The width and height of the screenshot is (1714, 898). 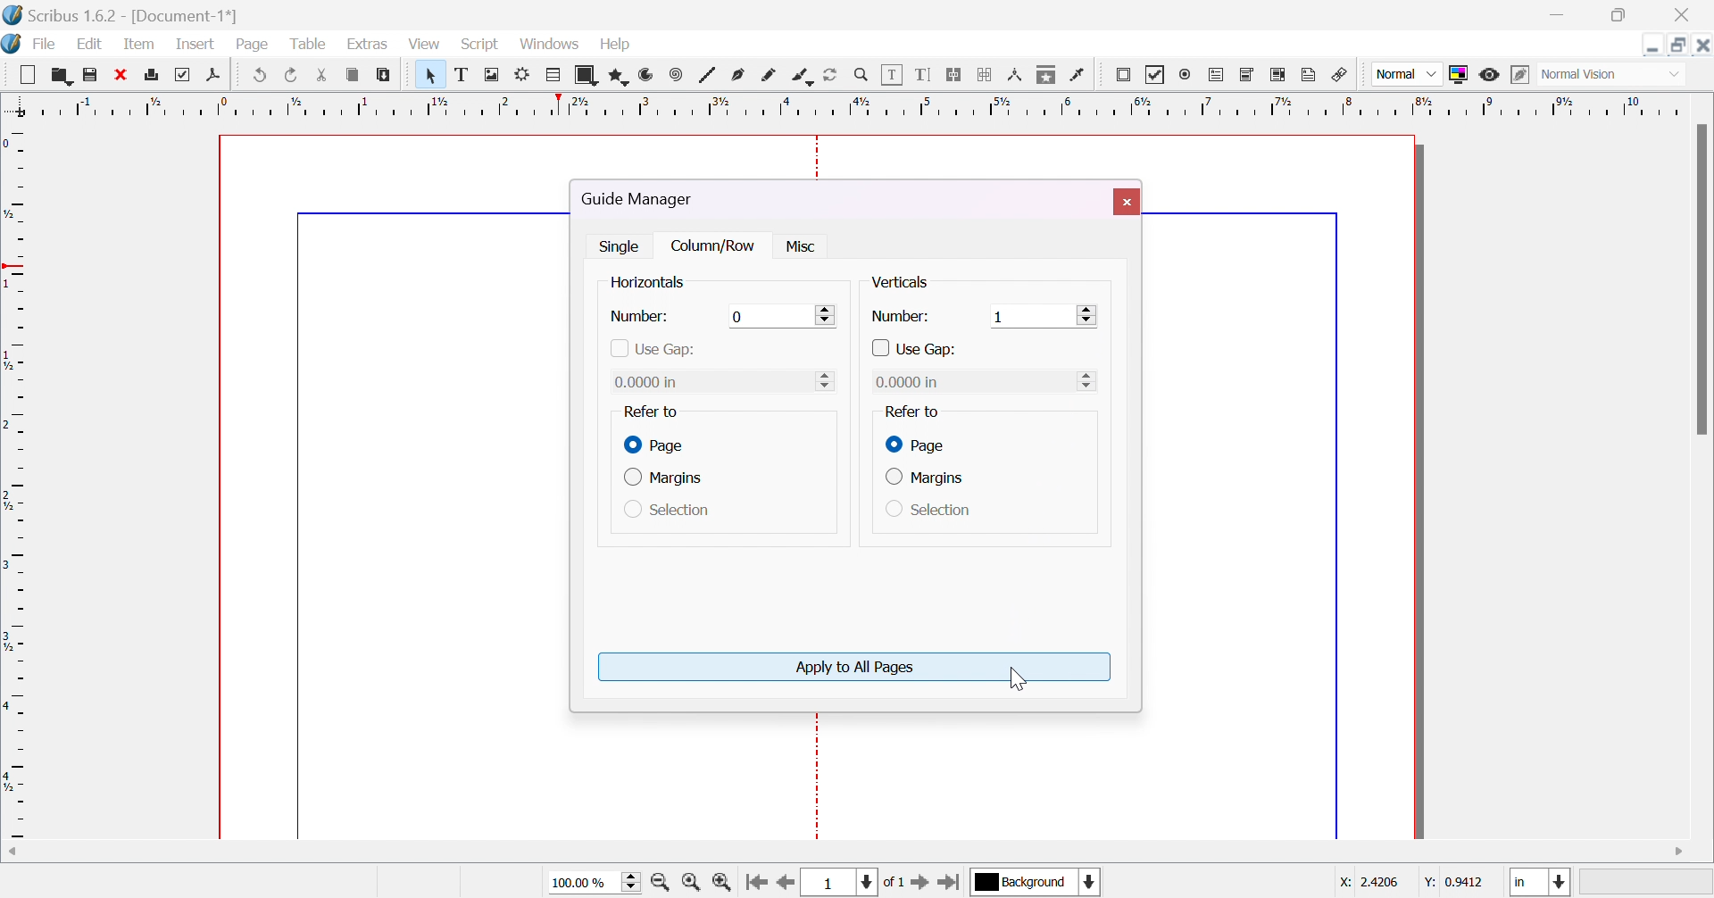 I want to click on number, so click(x=900, y=317).